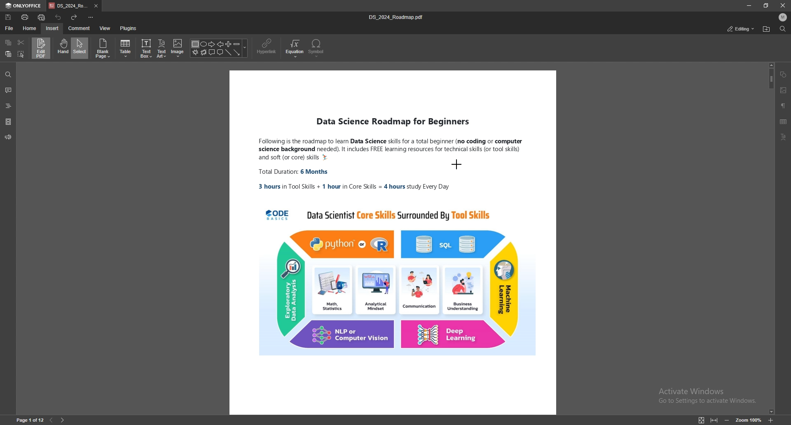 The height and width of the screenshot is (425, 791). What do you see at coordinates (8, 54) in the screenshot?
I see `paste` at bounding box center [8, 54].